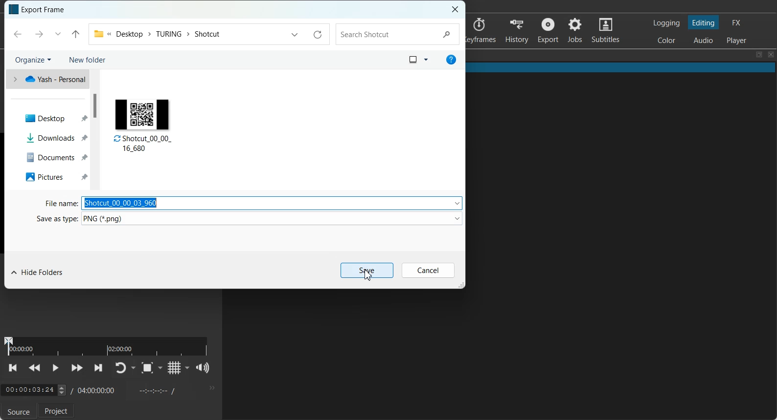 The width and height of the screenshot is (777, 420). Describe the element at coordinates (272, 203) in the screenshot. I see `File Name` at that location.